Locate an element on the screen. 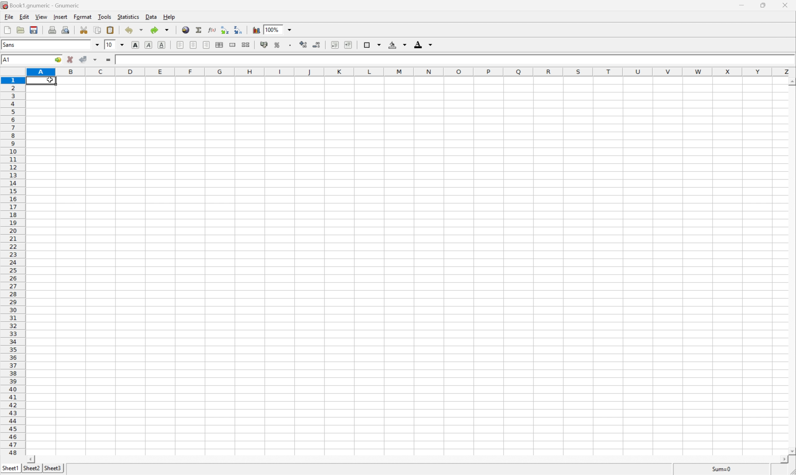 This screenshot has height=475, width=796. underline is located at coordinates (162, 44).